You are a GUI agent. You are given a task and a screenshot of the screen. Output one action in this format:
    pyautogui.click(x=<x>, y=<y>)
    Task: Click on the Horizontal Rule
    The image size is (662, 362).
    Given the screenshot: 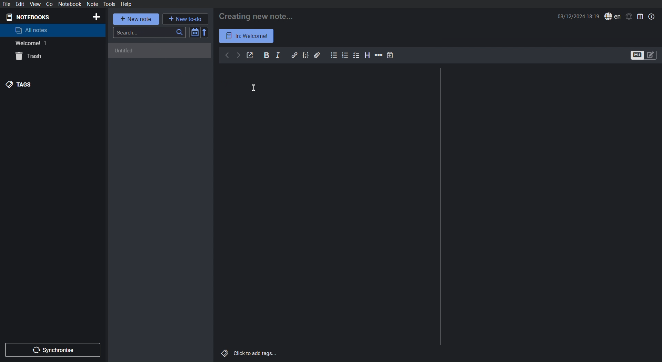 What is the action you would take?
    pyautogui.click(x=378, y=56)
    